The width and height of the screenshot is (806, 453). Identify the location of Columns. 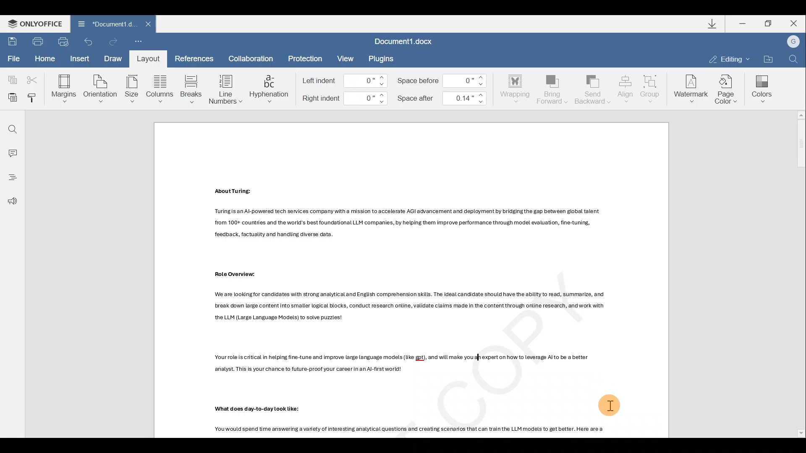
(161, 87).